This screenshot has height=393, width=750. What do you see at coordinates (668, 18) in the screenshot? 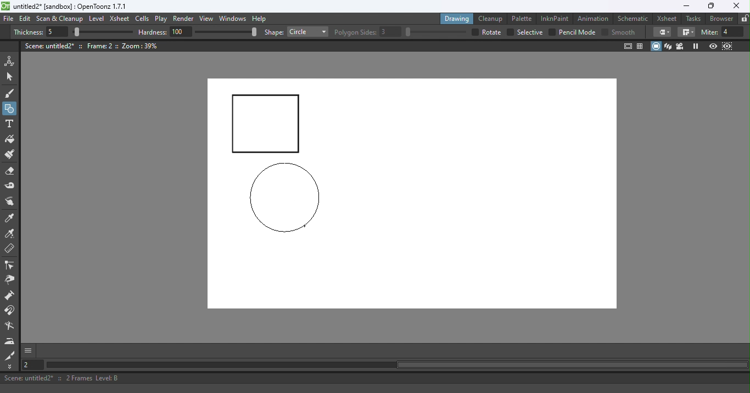
I see `Xsheet` at bounding box center [668, 18].